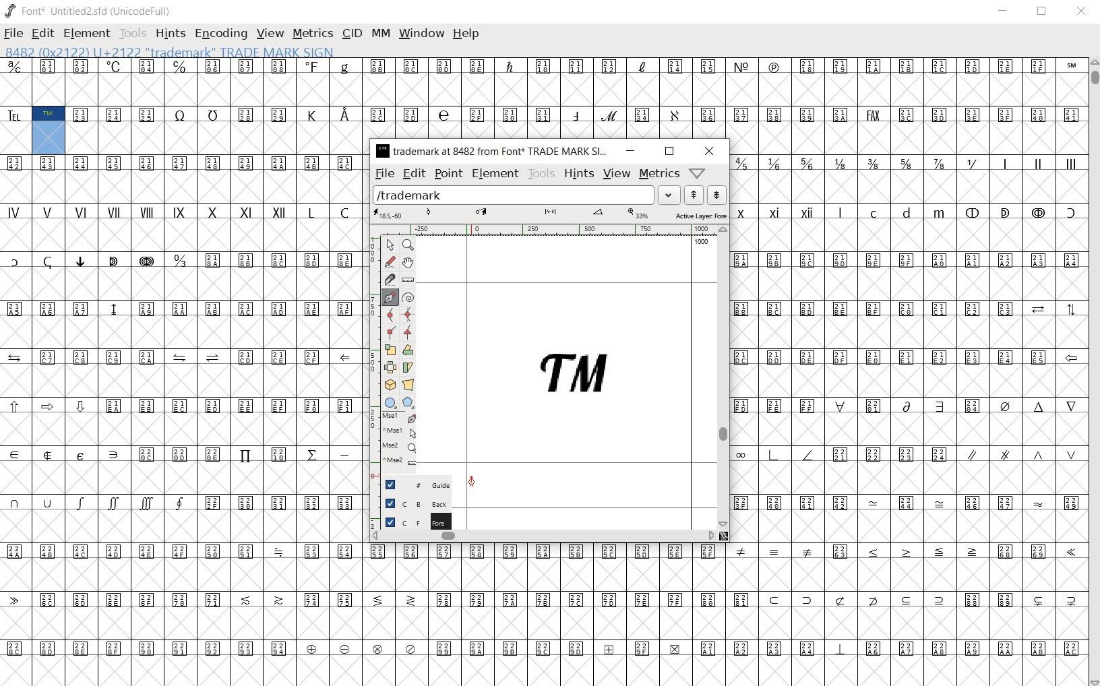 The width and height of the screenshot is (1100, 686). I want to click on pointer, so click(390, 245).